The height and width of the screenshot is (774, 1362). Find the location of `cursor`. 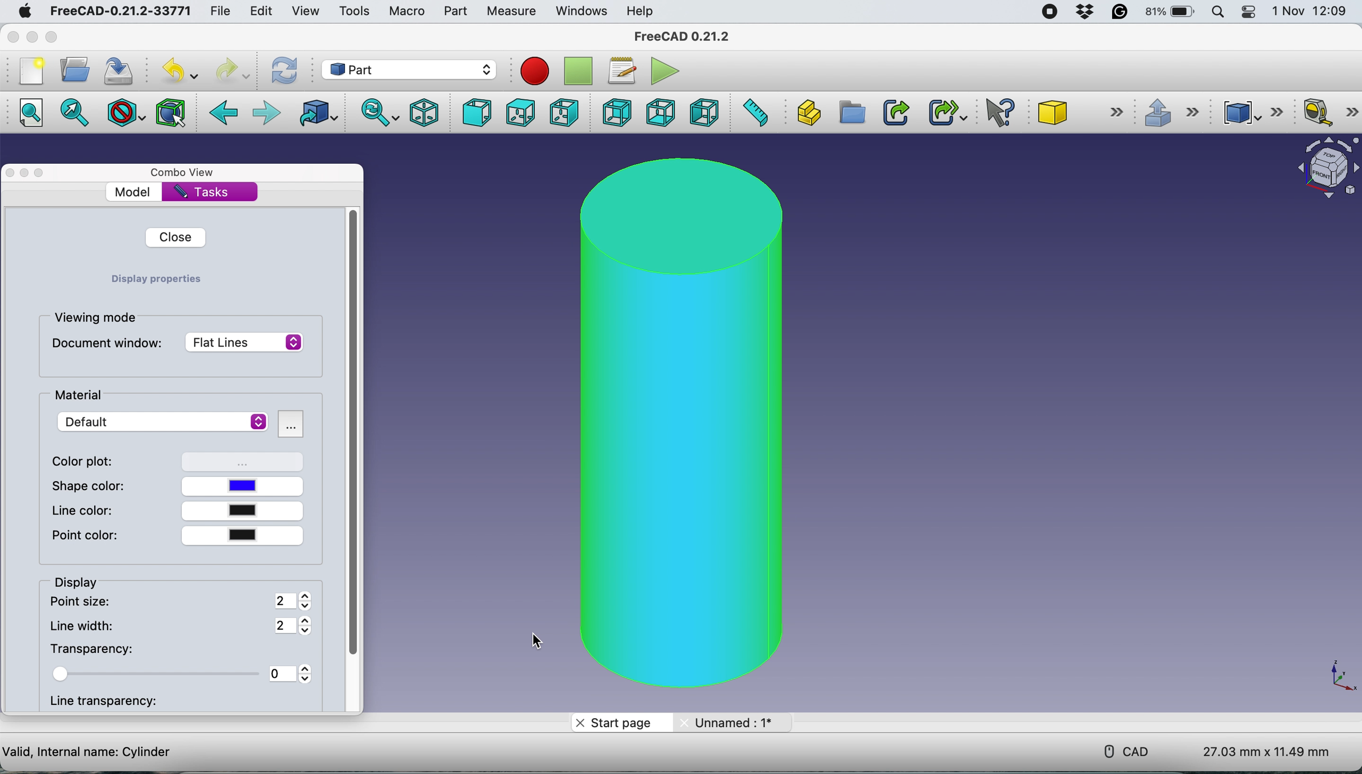

cursor is located at coordinates (536, 635).